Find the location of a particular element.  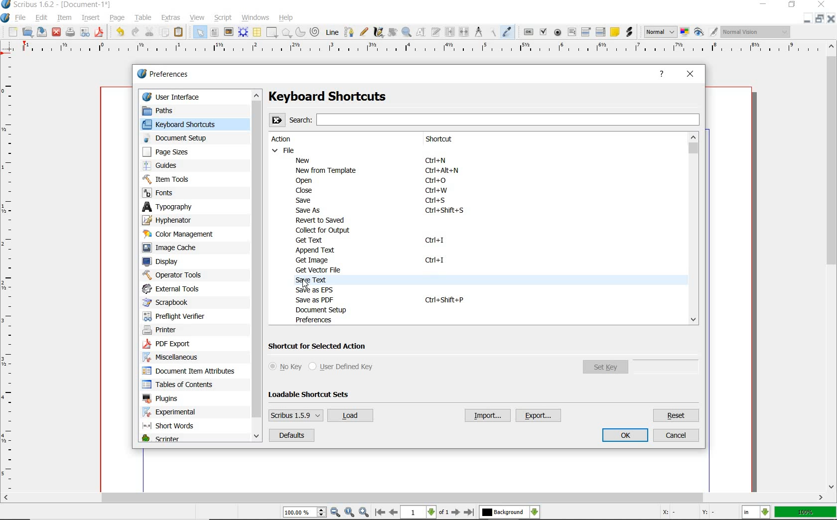

page is located at coordinates (117, 18).